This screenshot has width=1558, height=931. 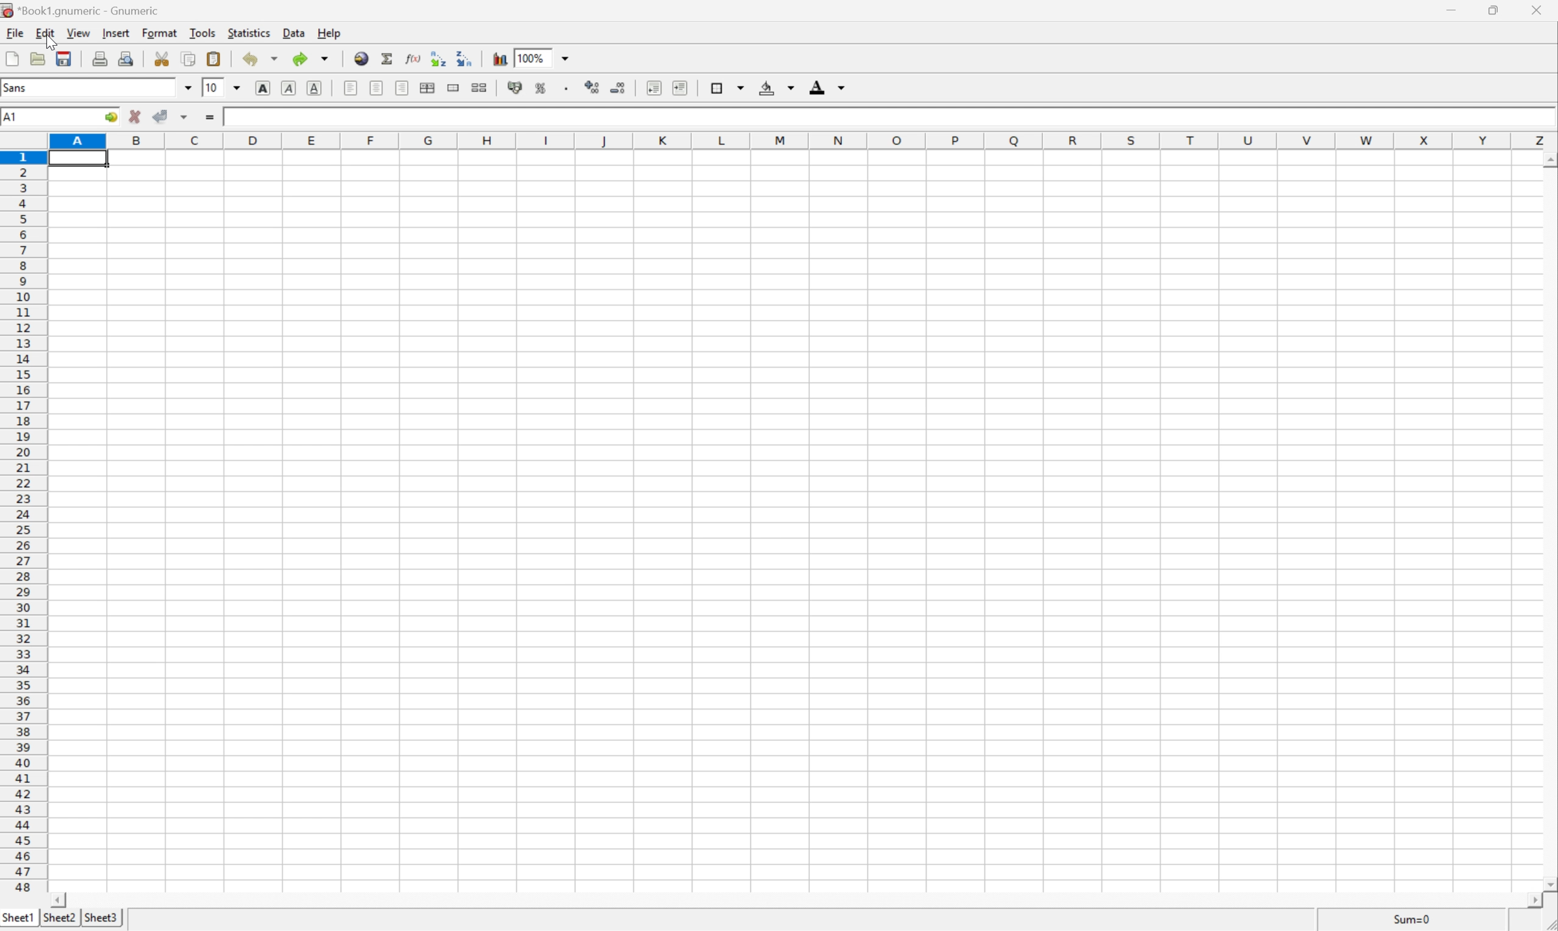 What do you see at coordinates (779, 88) in the screenshot?
I see `background color` at bounding box center [779, 88].